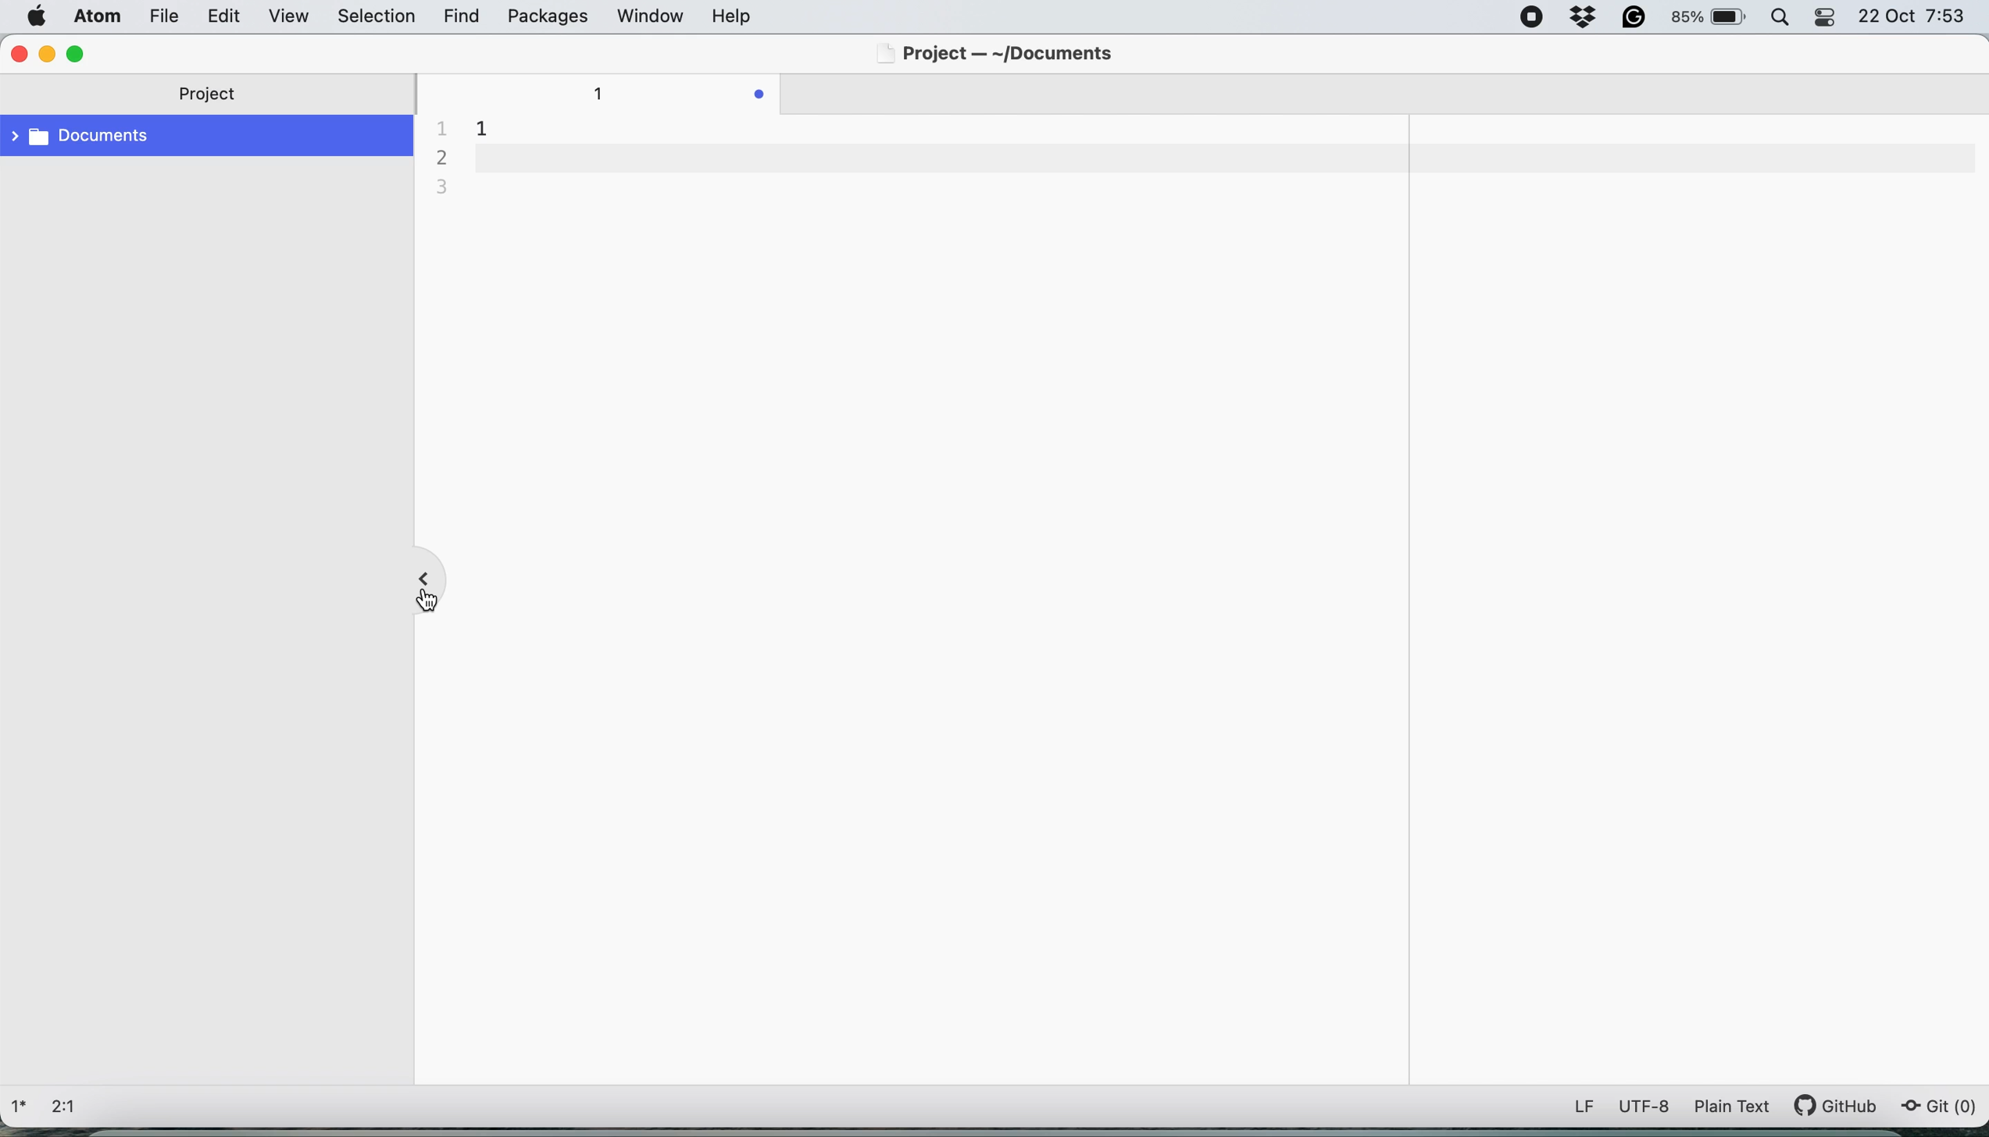 Image resolution: width=1989 pixels, height=1137 pixels. Describe the element at coordinates (753, 16) in the screenshot. I see `help` at that location.